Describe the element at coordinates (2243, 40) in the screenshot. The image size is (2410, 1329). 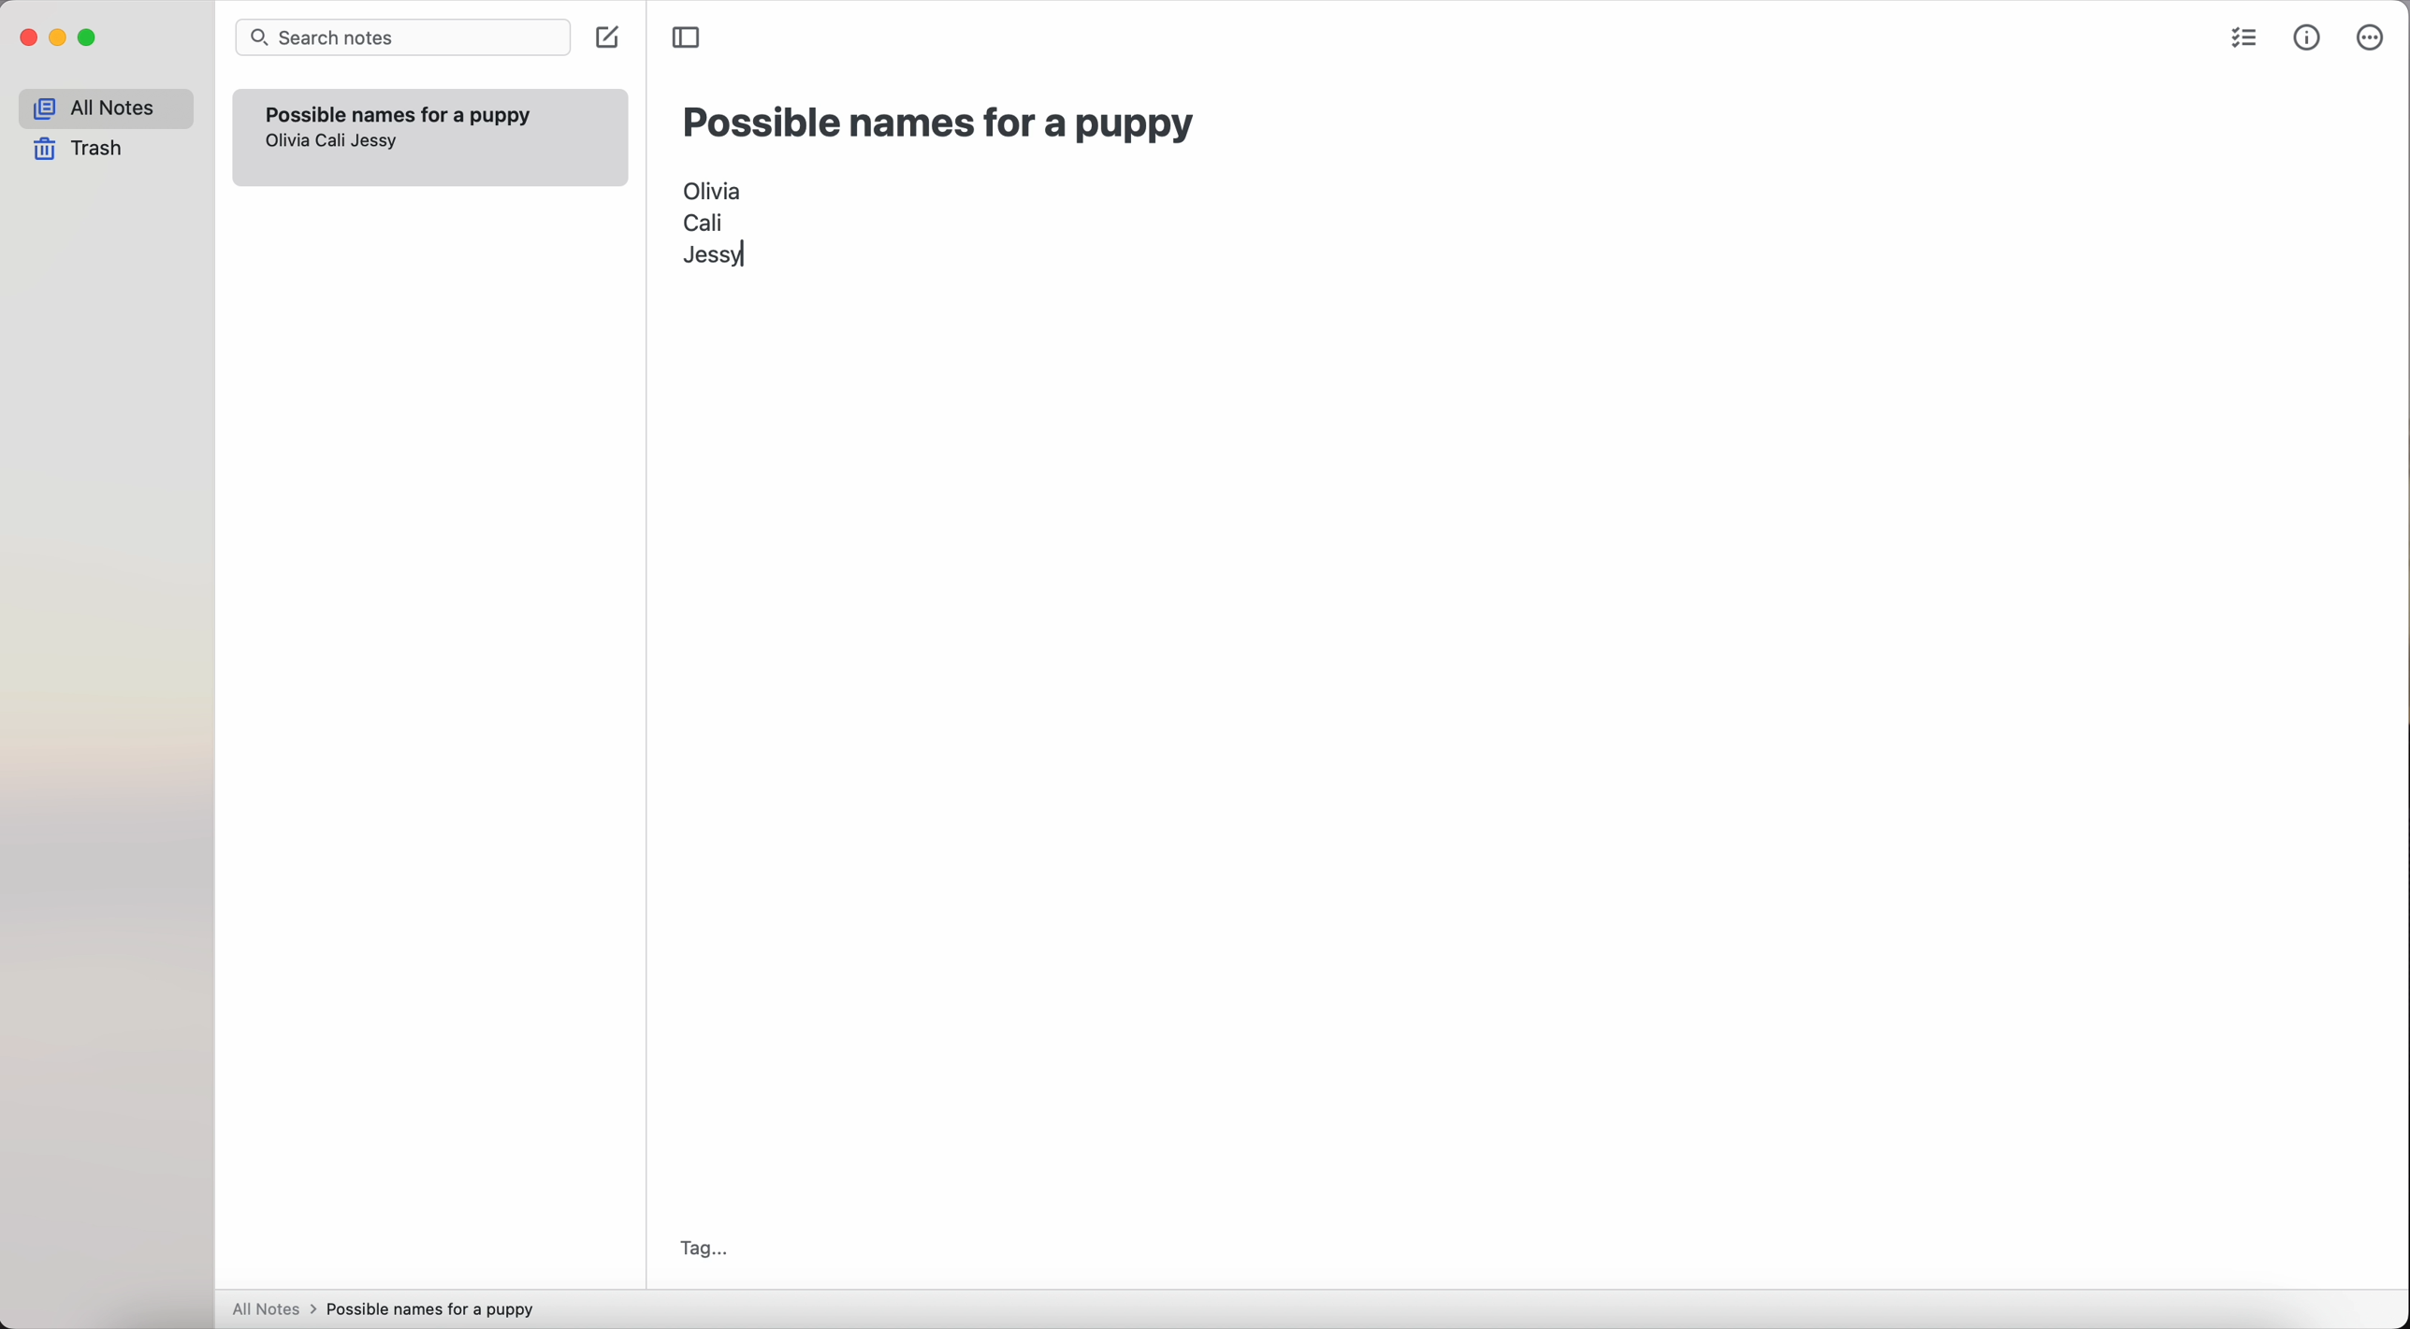
I see `check list` at that location.